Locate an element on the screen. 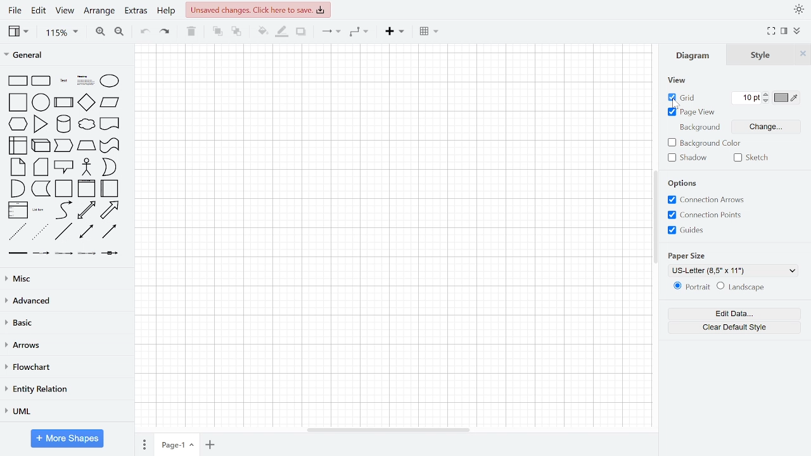 The height and width of the screenshot is (456, 811). curve is located at coordinates (65, 210).